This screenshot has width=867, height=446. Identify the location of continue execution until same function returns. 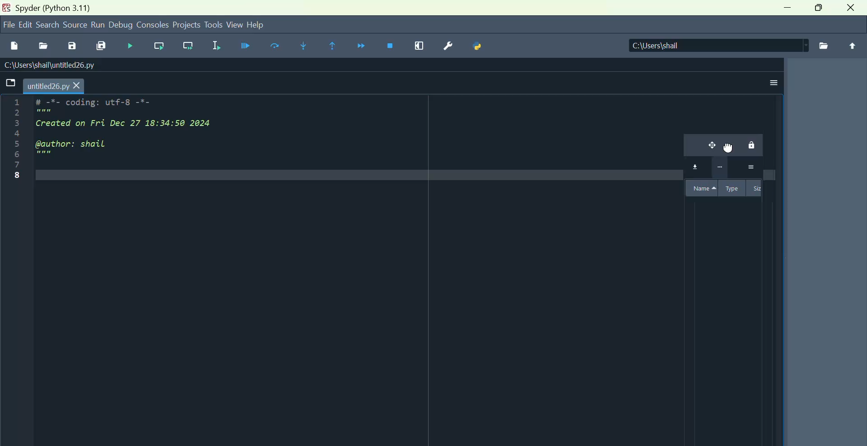
(334, 45).